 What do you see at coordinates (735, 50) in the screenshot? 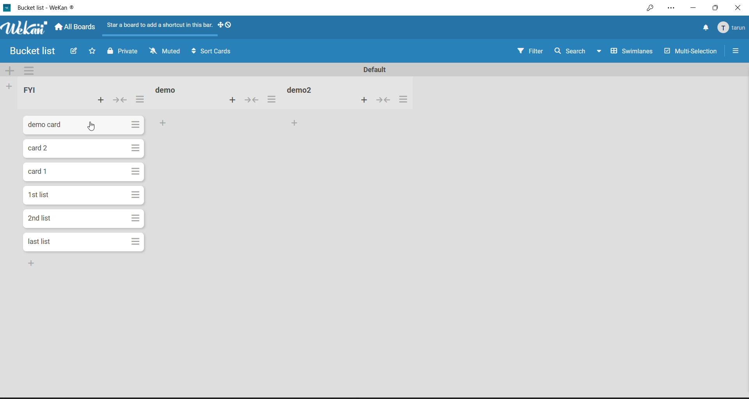
I see `open or close sidebar` at bounding box center [735, 50].